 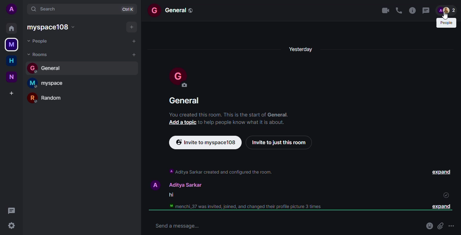 I want to click on send message, so click(x=185, y=226).